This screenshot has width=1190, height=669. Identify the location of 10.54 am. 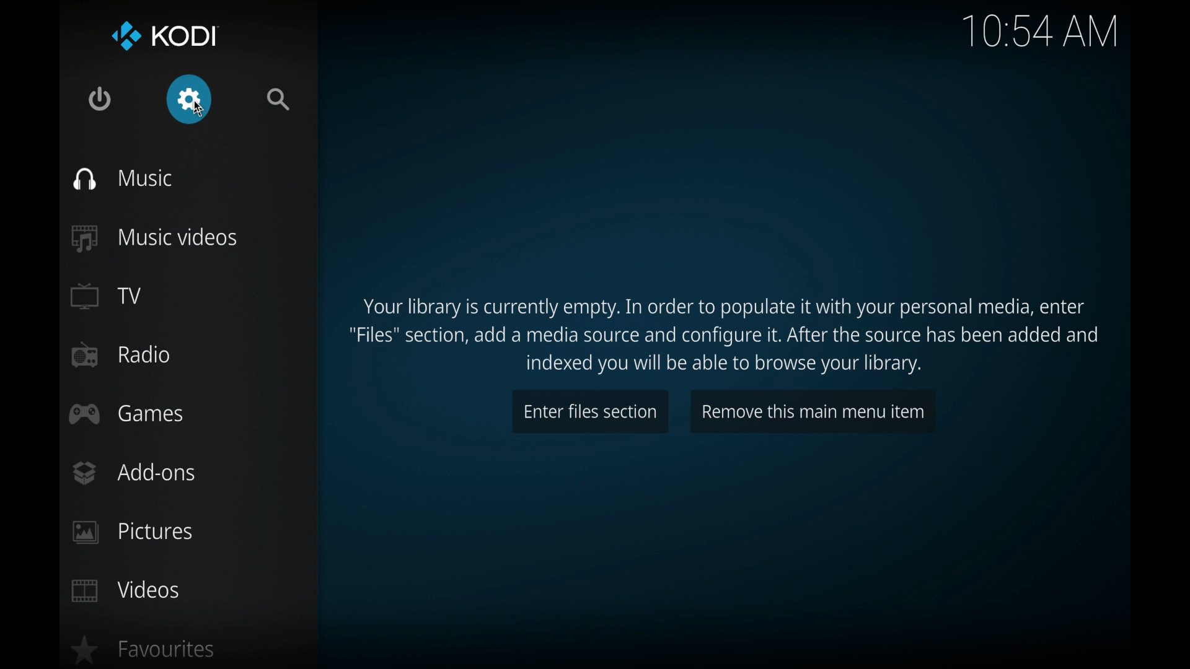
(1040, 31).